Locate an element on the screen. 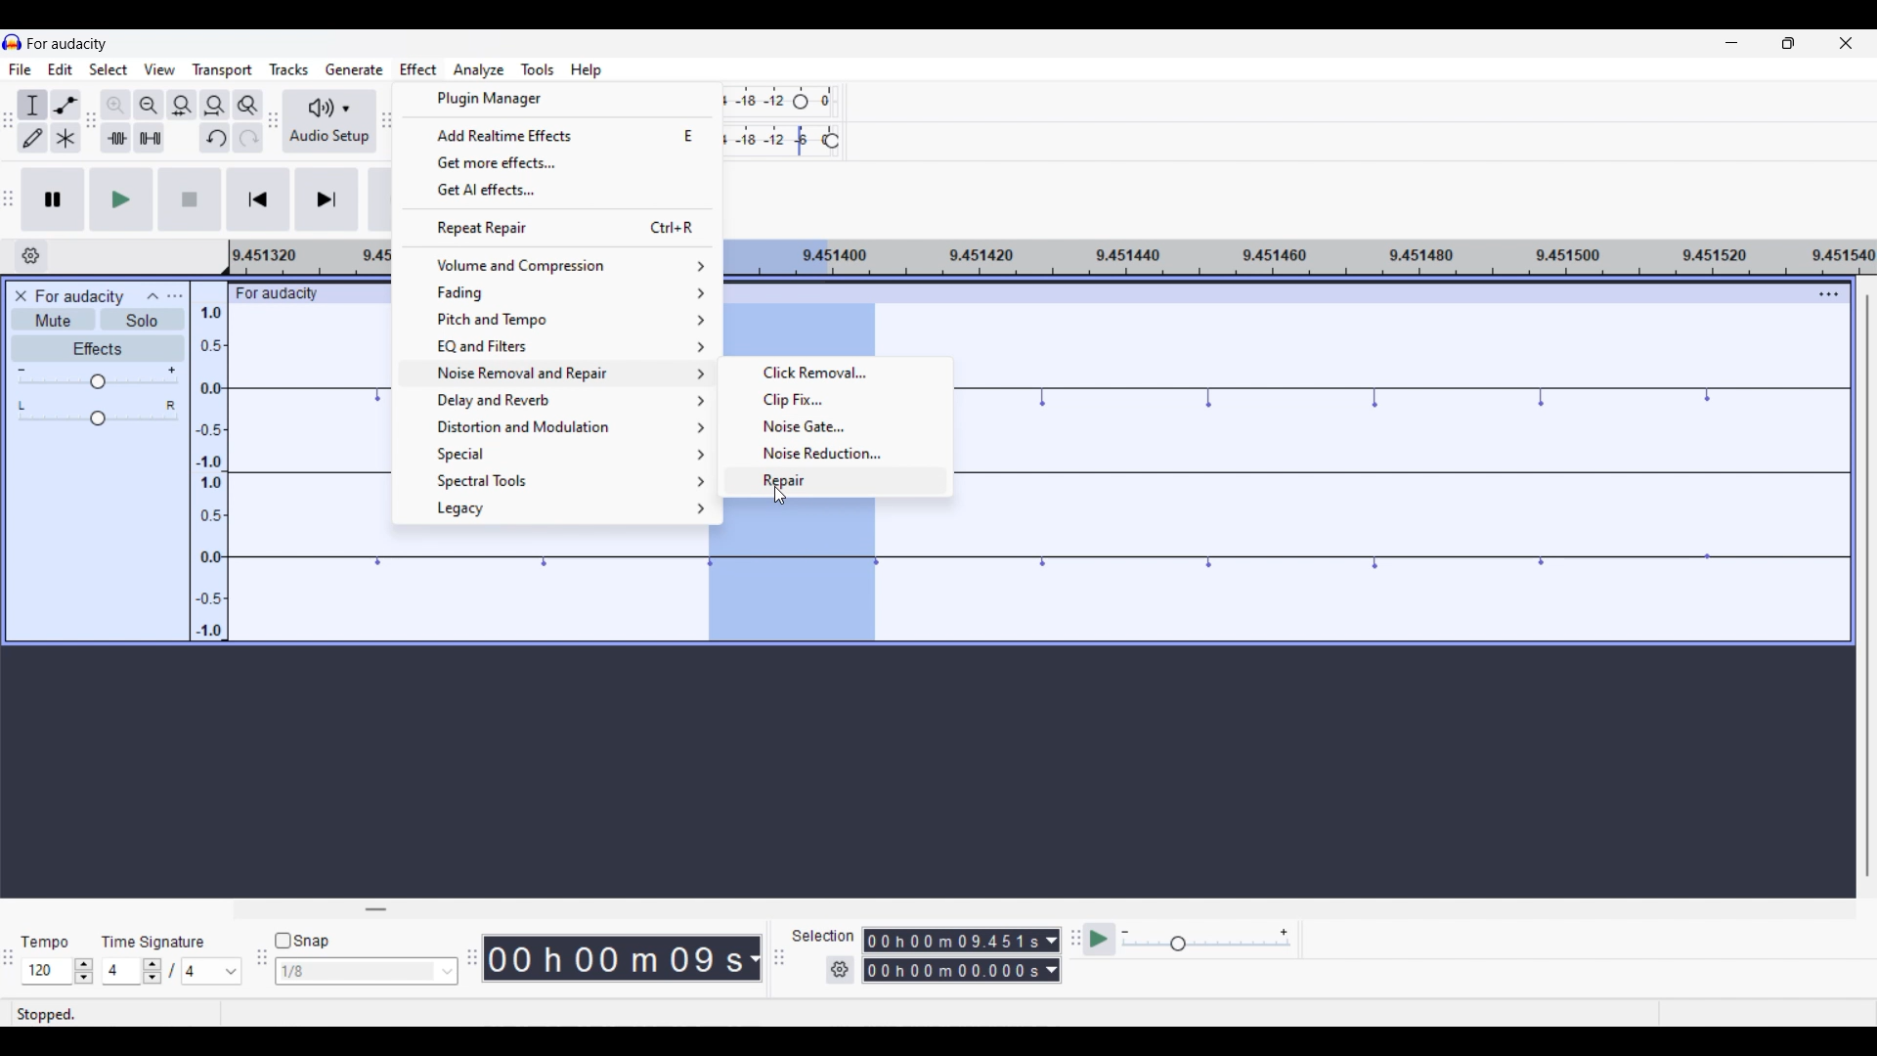  Pause is located at coordinates (53, 199).